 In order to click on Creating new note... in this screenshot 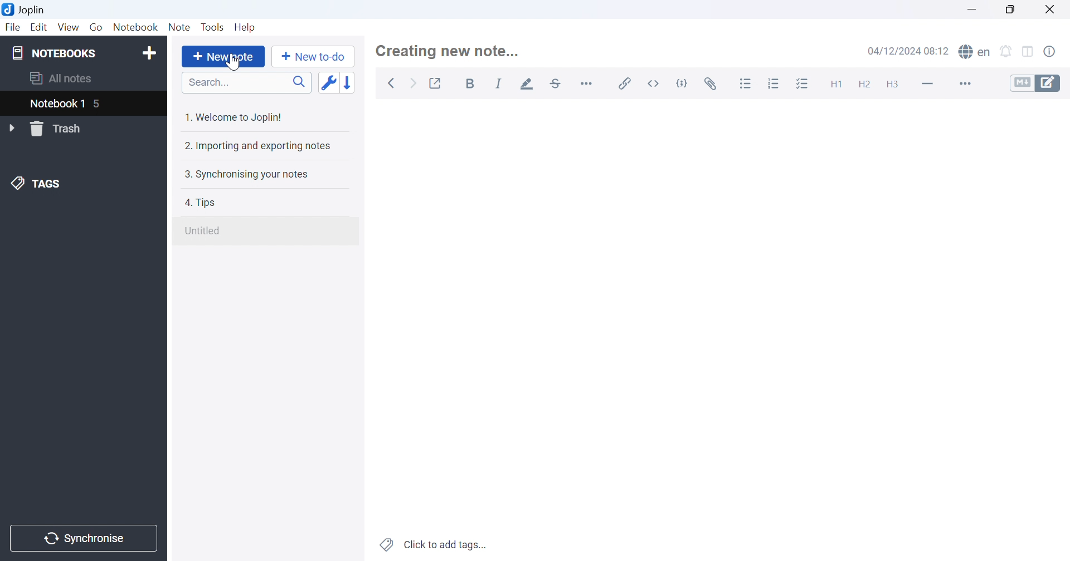, I will do `click(452, 48)`.